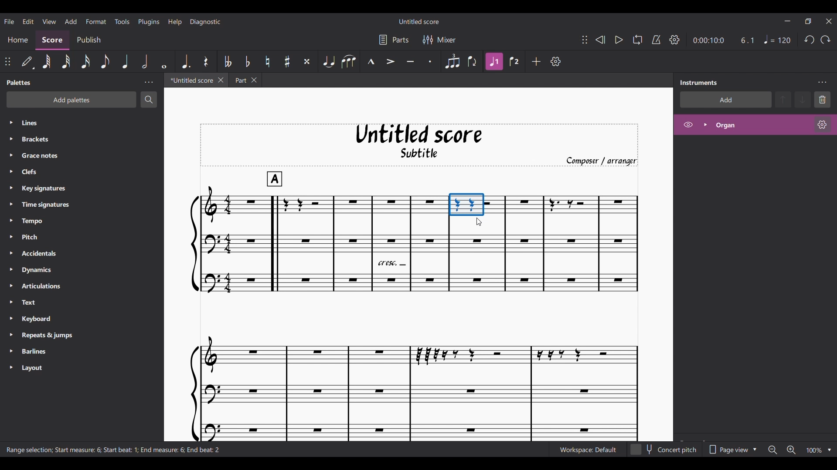 The height and width of the screenshot is (470, 837). What do you see at coordinates (91, 245) in the screenshot?
I see `List of palettes` at bounding box center [91, 245].